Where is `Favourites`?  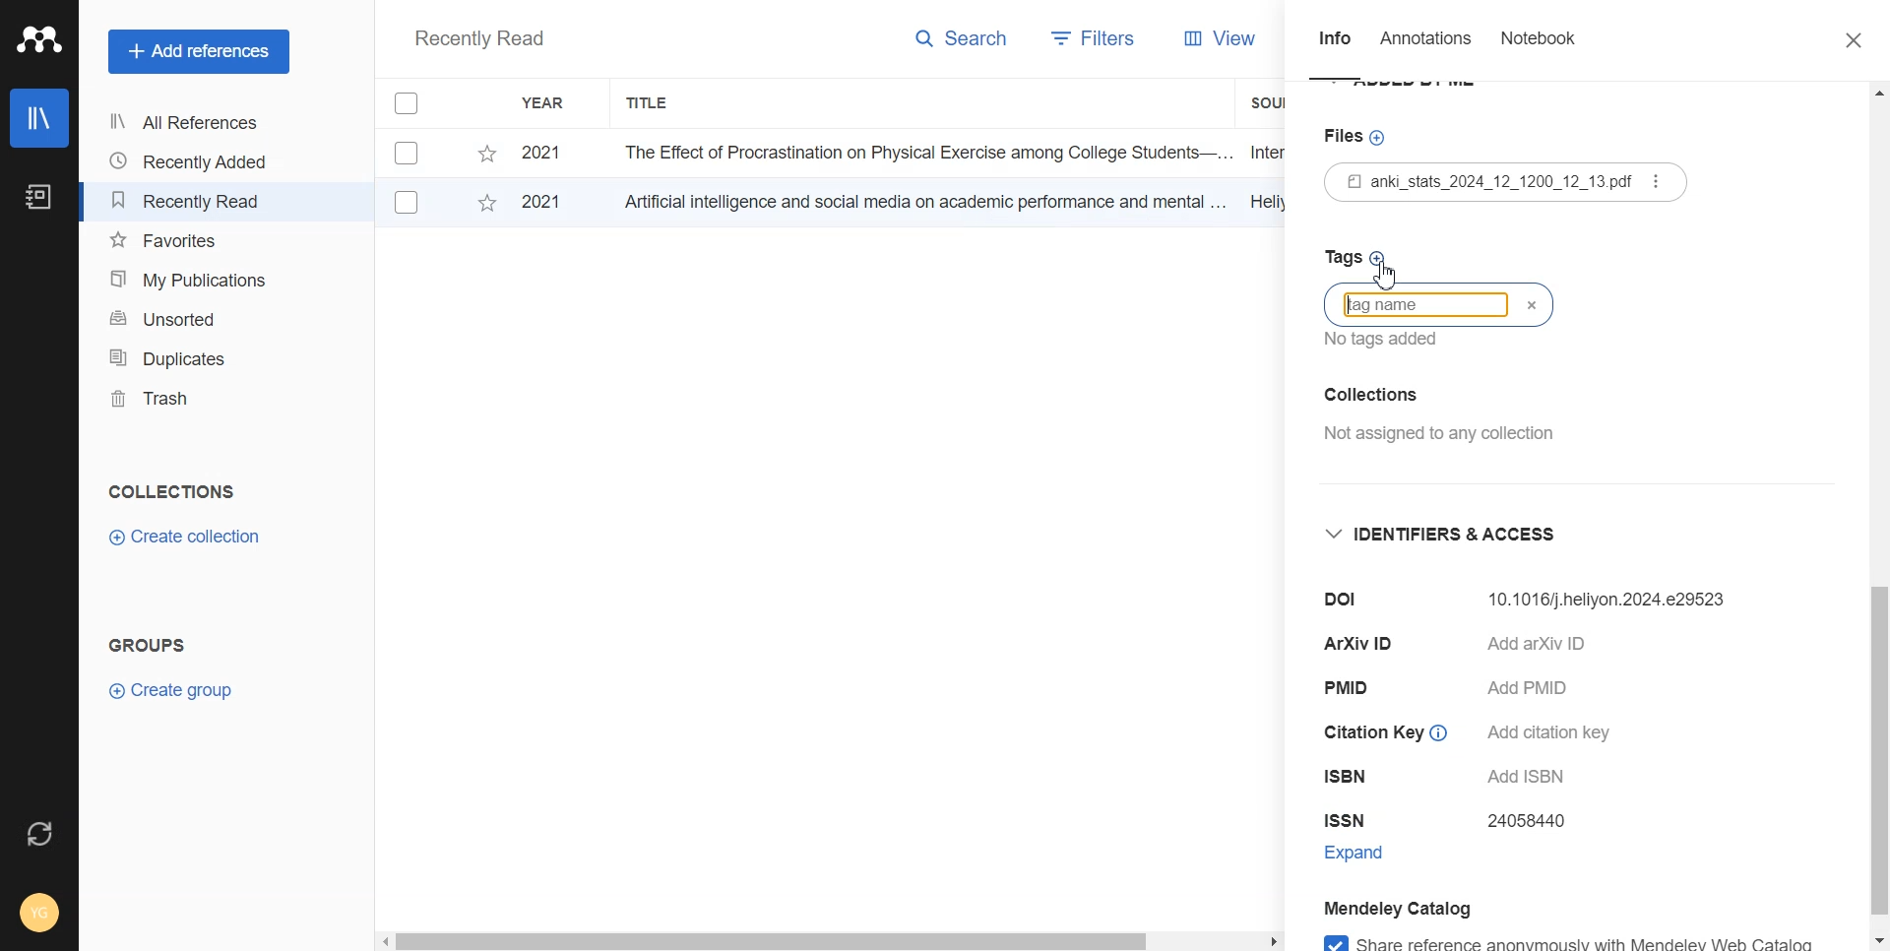
Favourites is located at coordinates (194, 241).